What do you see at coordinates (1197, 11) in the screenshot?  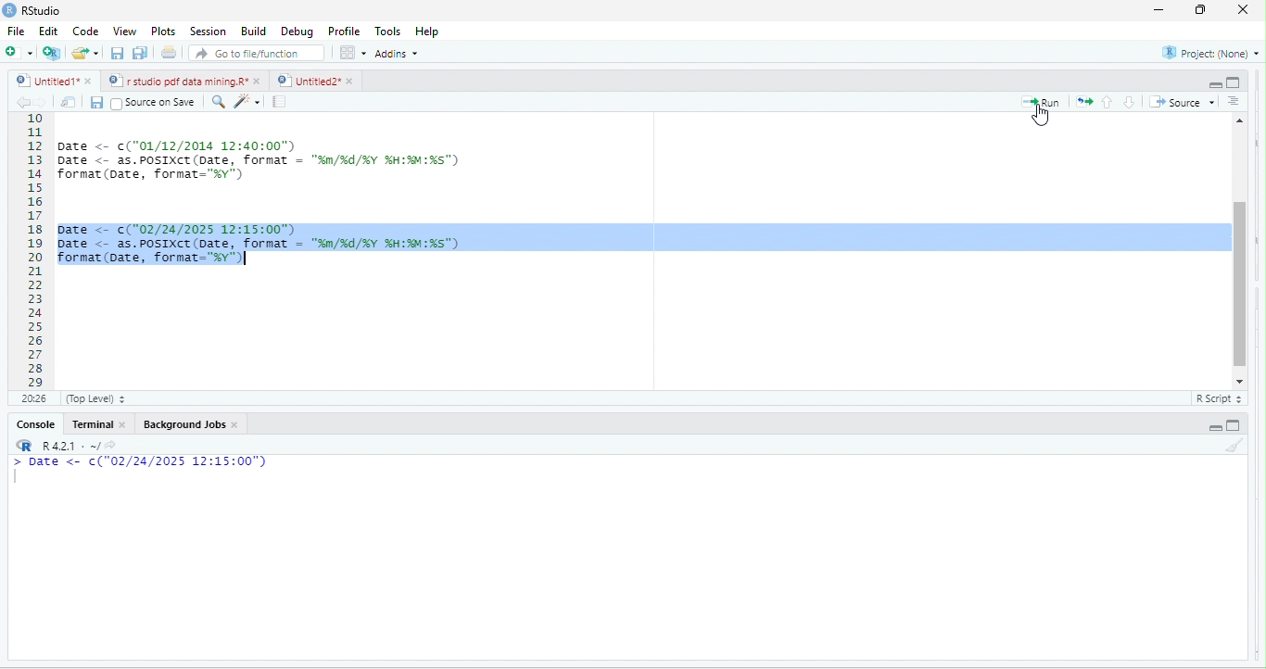 I see `maximize` at bounding box center [1197, 11].